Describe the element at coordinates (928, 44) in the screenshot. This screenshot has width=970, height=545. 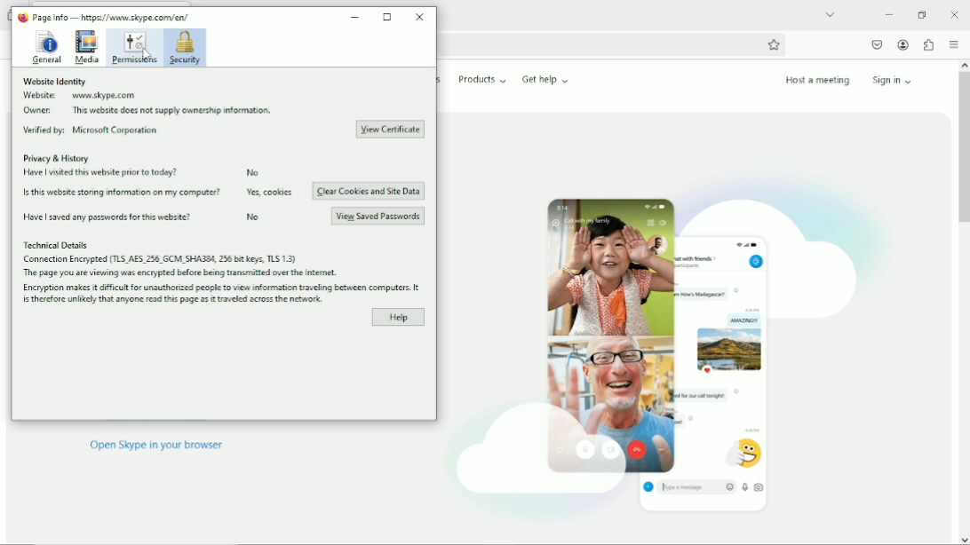
I see `Extensions` at that location.